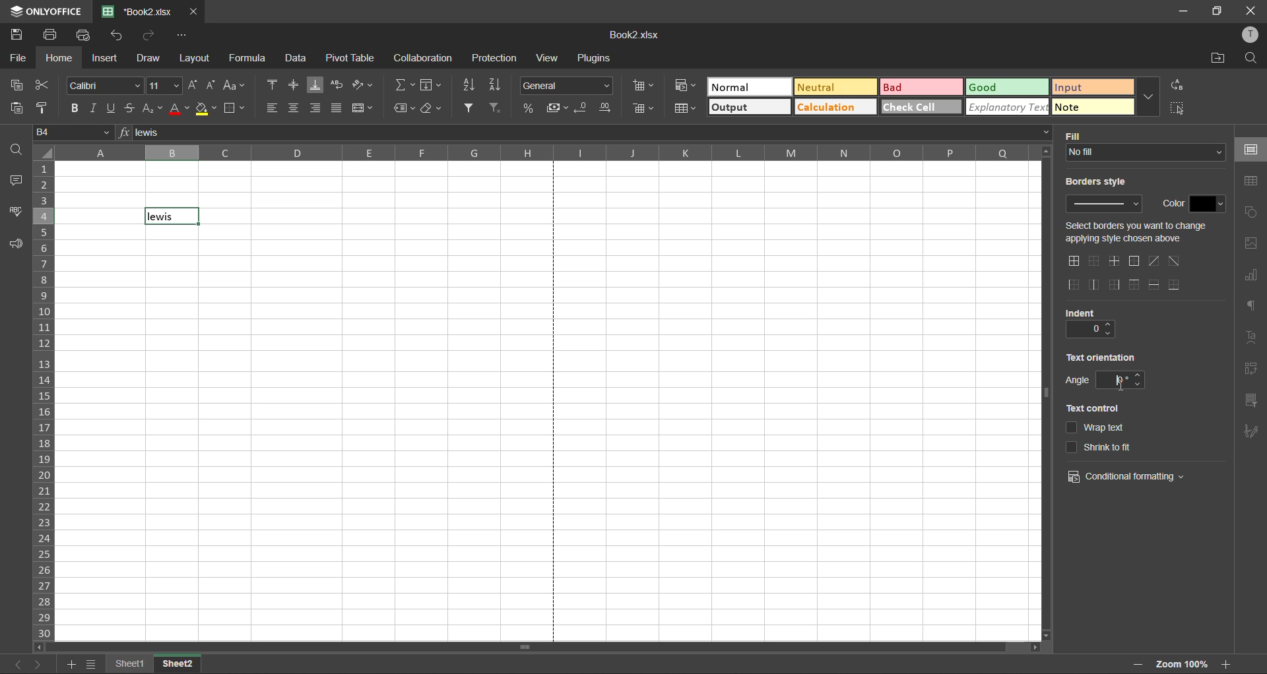  What do you see at coordinates (1254, 371) in the screenshot?
I see `pivot table` at bounding box center [1254, 371].